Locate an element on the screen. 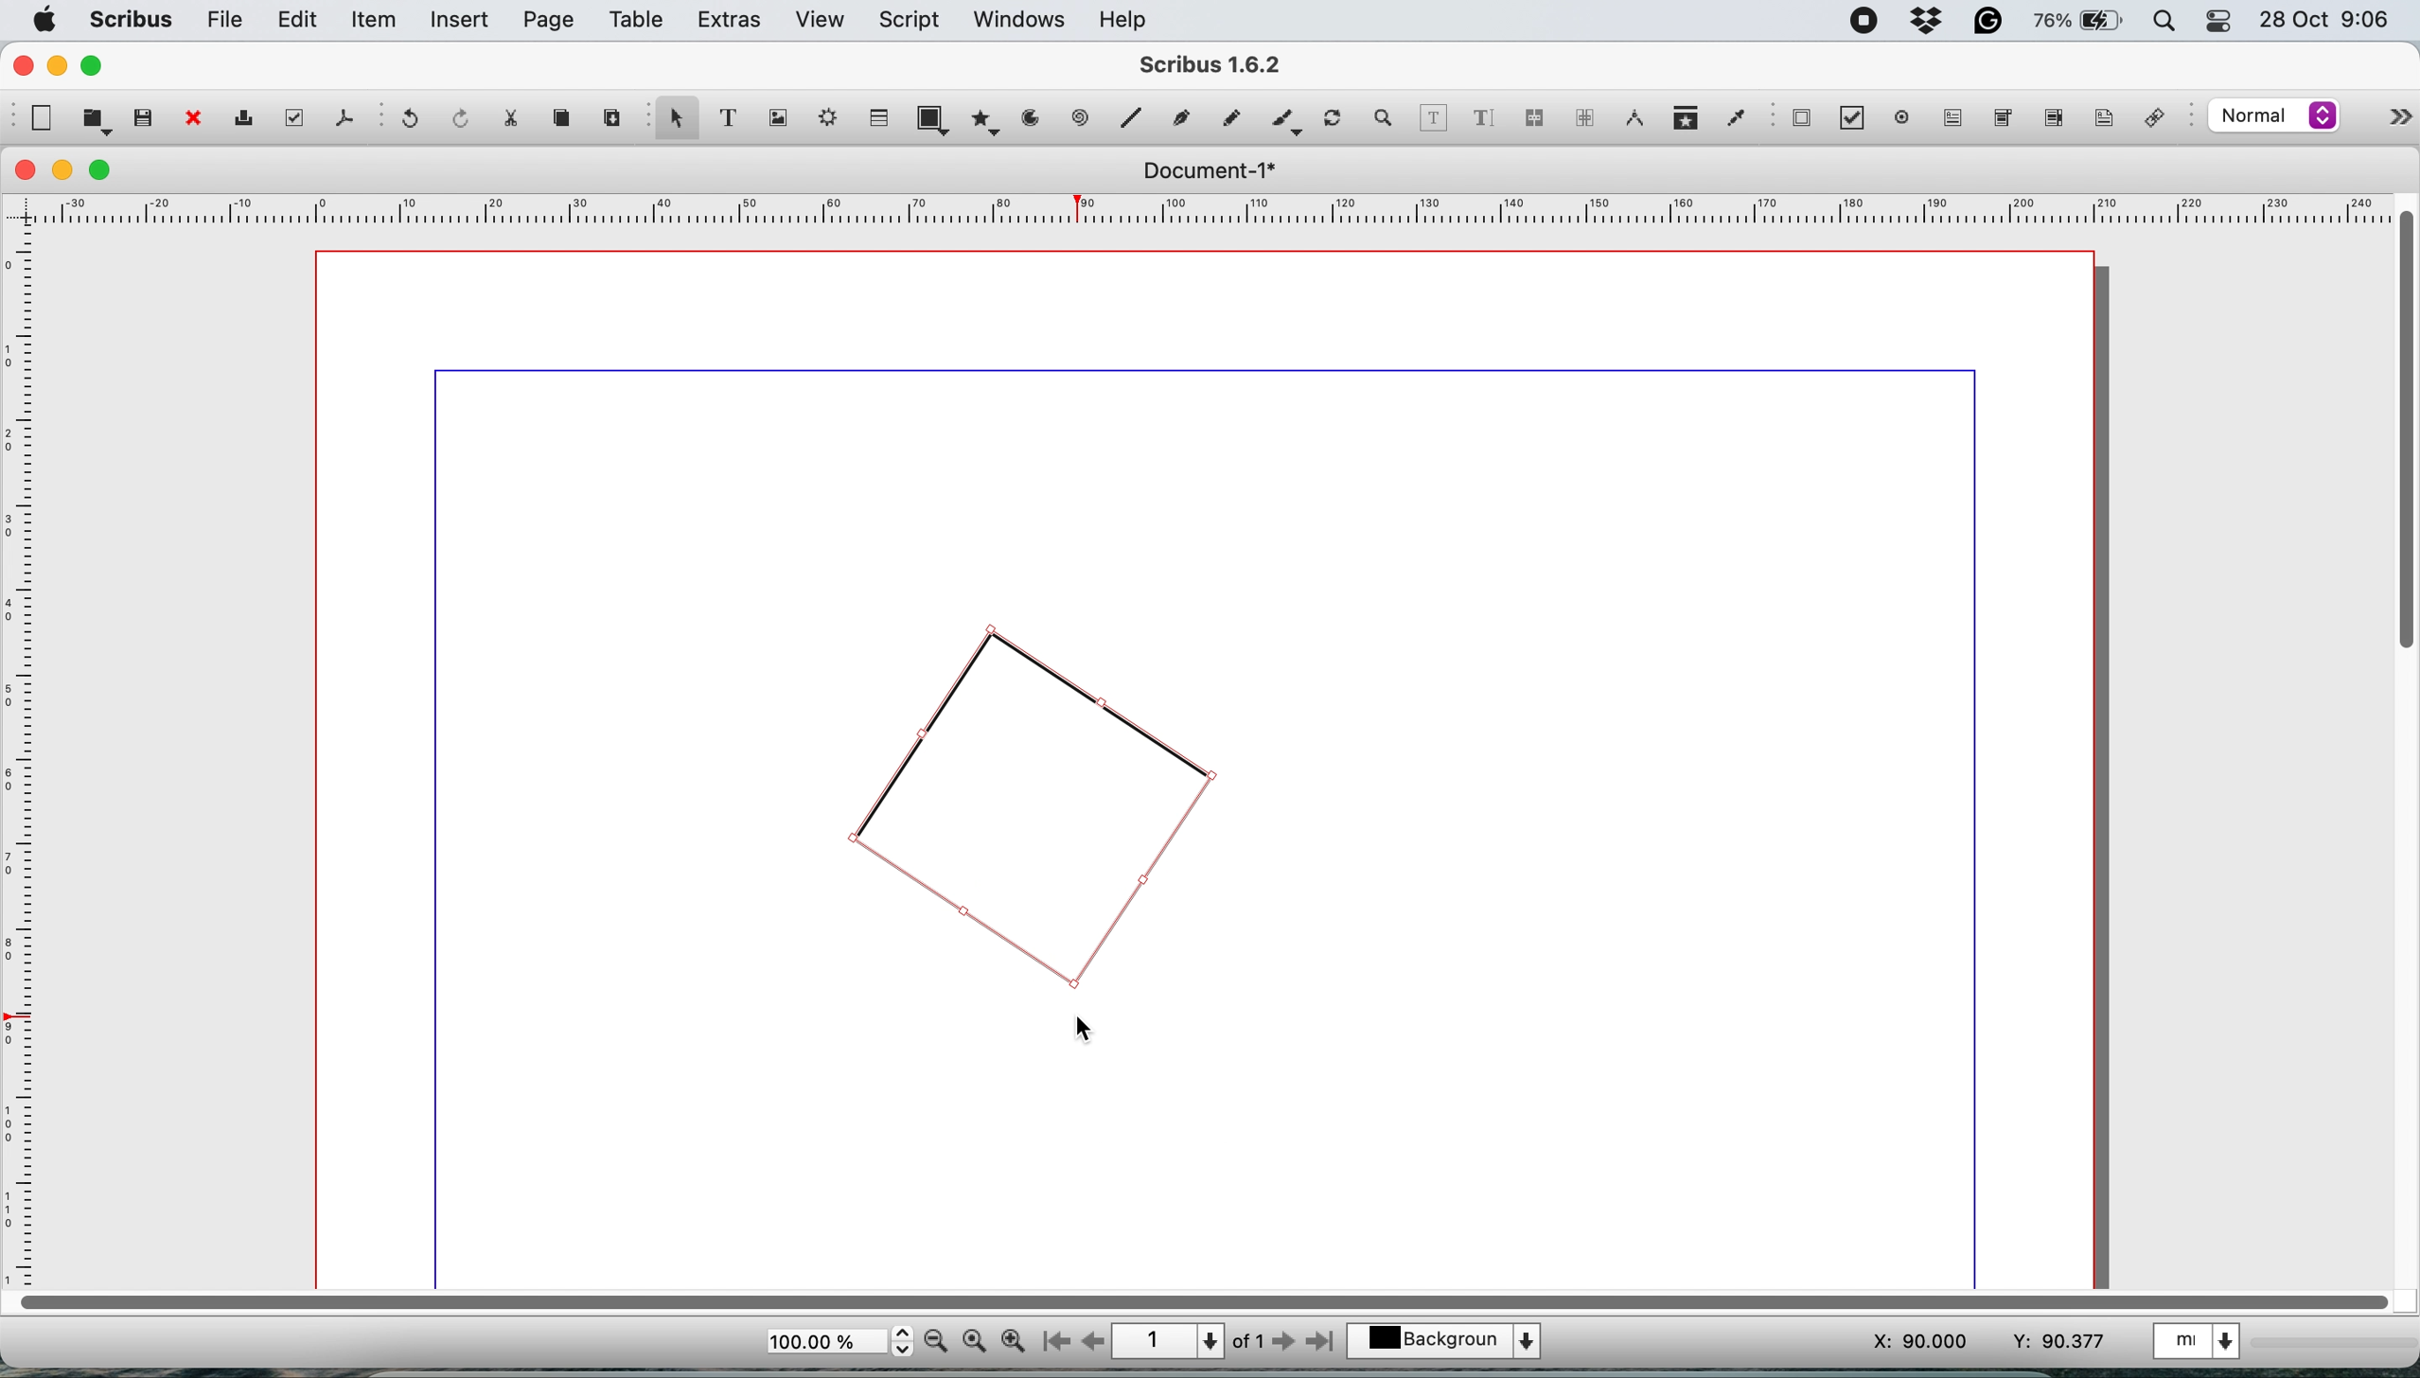  vertical scale is located at coordinates (26, 753).